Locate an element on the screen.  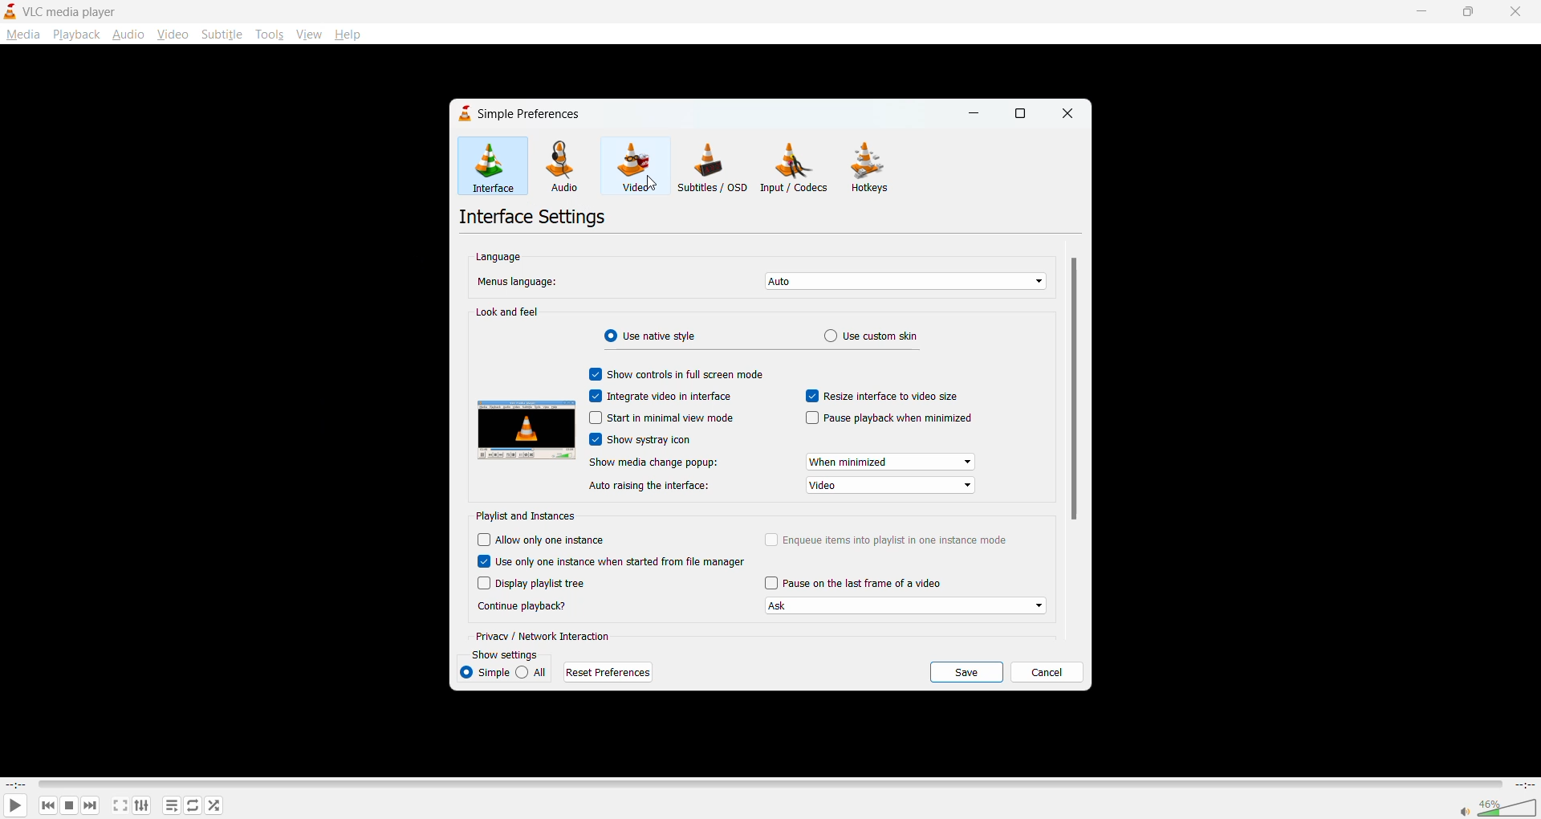
cursor is located at coordinates (650, 185).